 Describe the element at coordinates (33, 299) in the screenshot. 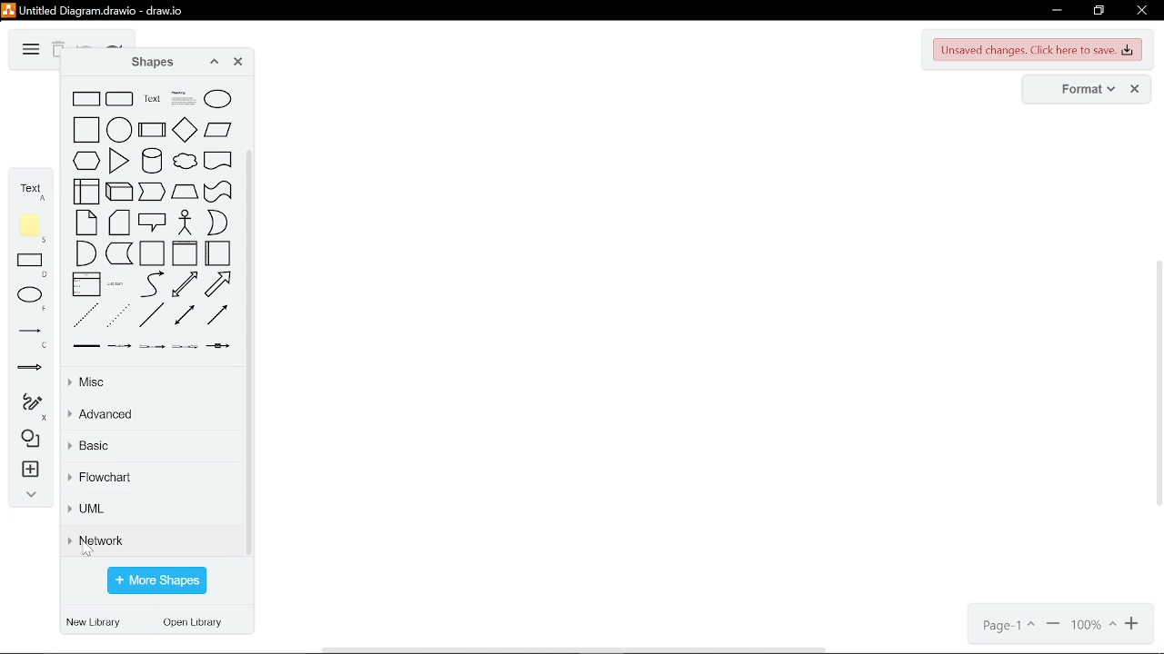

I see `ellipse` at that location.